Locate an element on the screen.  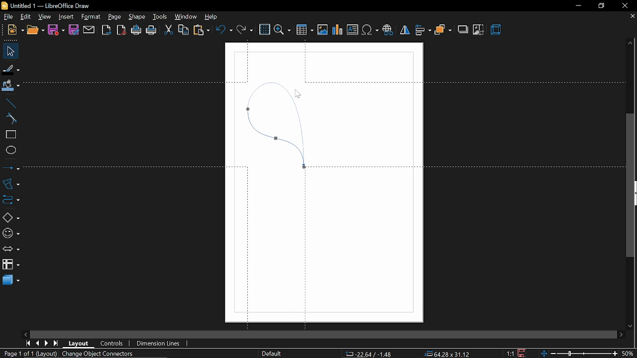
flowchart is located at coordinates (11, 265).